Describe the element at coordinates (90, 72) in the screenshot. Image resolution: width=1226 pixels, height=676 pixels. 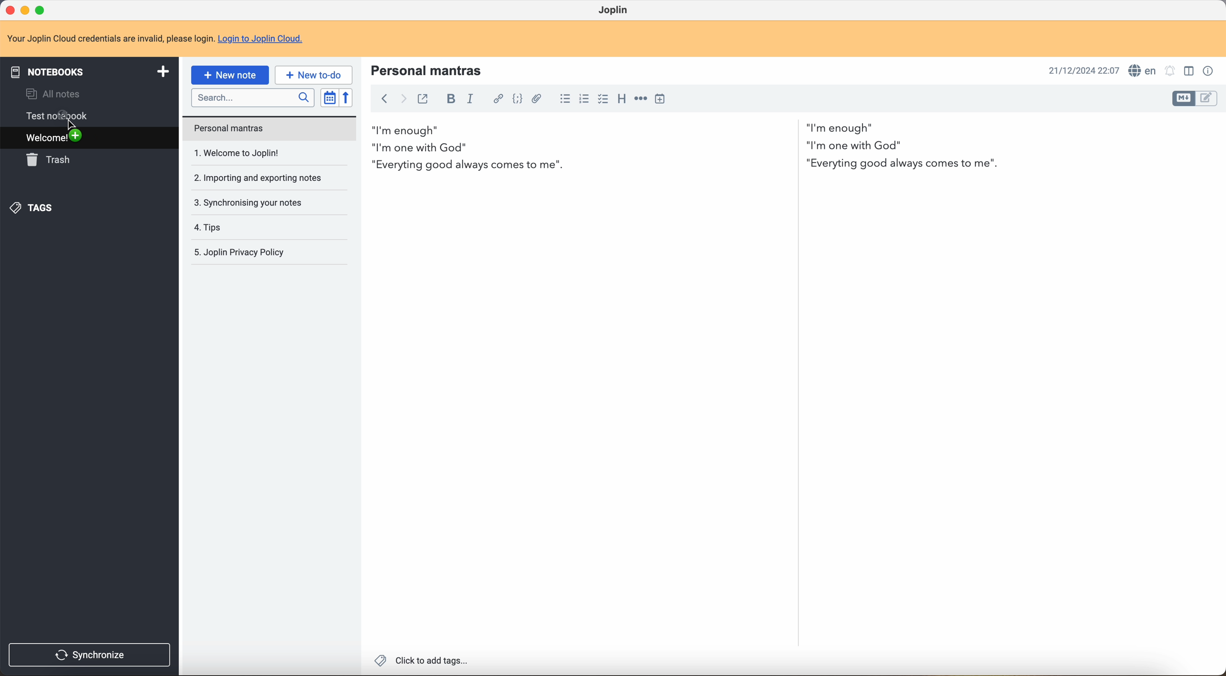
I see `notebooks` at that location.